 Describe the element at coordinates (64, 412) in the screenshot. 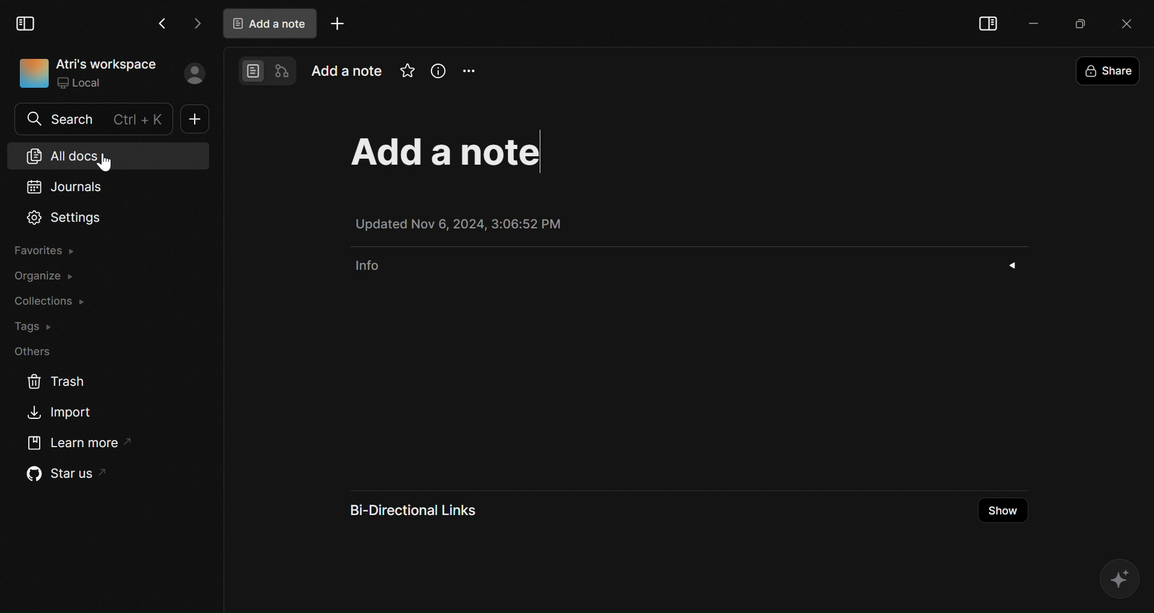

I see `Import` at that location.